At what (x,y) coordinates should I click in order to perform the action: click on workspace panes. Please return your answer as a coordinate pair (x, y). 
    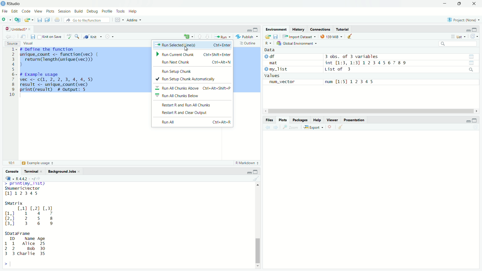
    Looking at the image, I should click on (117, 20).